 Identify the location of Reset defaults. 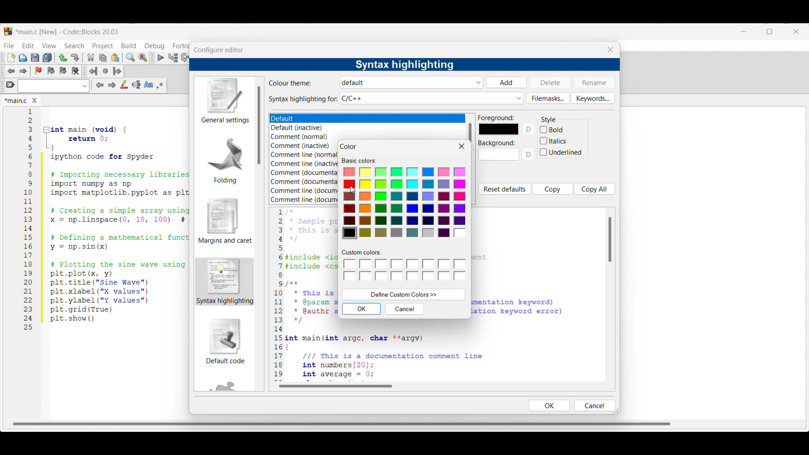
(504, 189).